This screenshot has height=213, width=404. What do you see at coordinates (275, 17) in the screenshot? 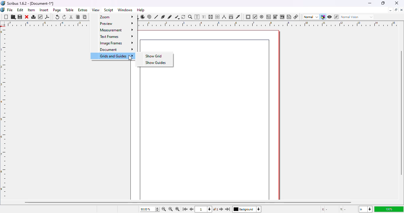
I see `PDF combo box` at bounding box center [275, 17].